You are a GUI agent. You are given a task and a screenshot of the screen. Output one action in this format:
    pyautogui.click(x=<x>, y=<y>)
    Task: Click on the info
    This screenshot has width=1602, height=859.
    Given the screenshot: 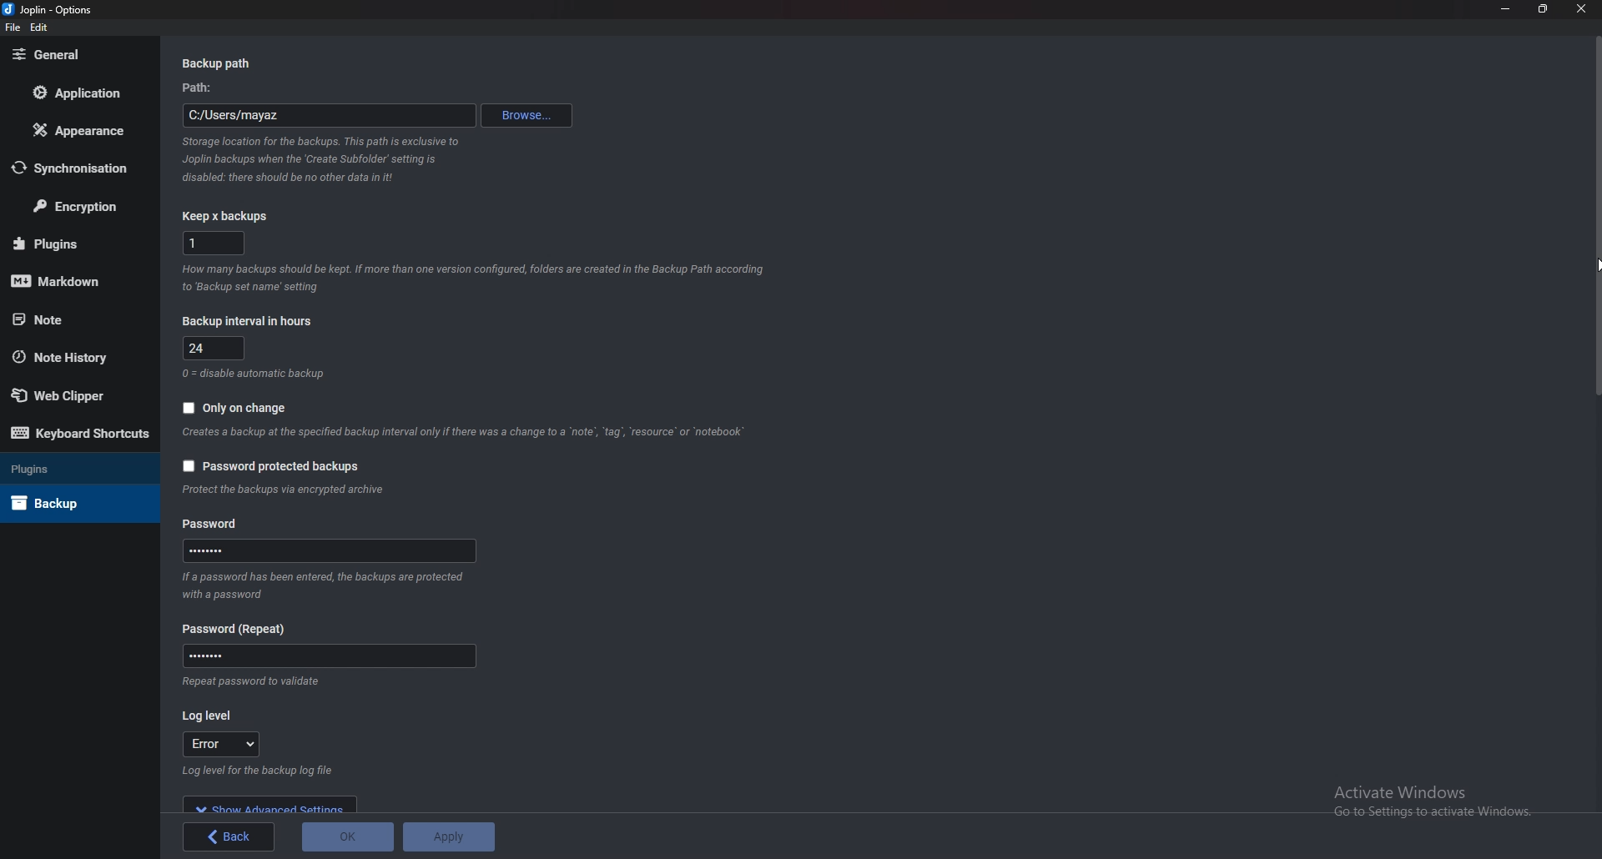 What is the action you would take?
    pyautogui.click(x=255, y=772)
    